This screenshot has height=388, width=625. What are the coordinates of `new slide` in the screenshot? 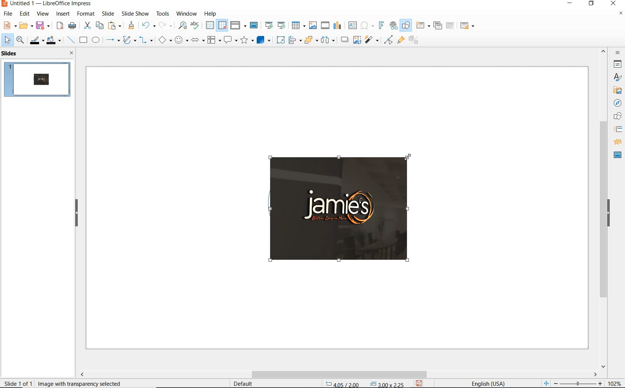 It's located at (423, 26).